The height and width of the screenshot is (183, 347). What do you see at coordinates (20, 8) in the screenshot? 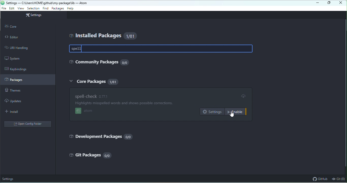
I see `view` at bounding box center [20, 8].